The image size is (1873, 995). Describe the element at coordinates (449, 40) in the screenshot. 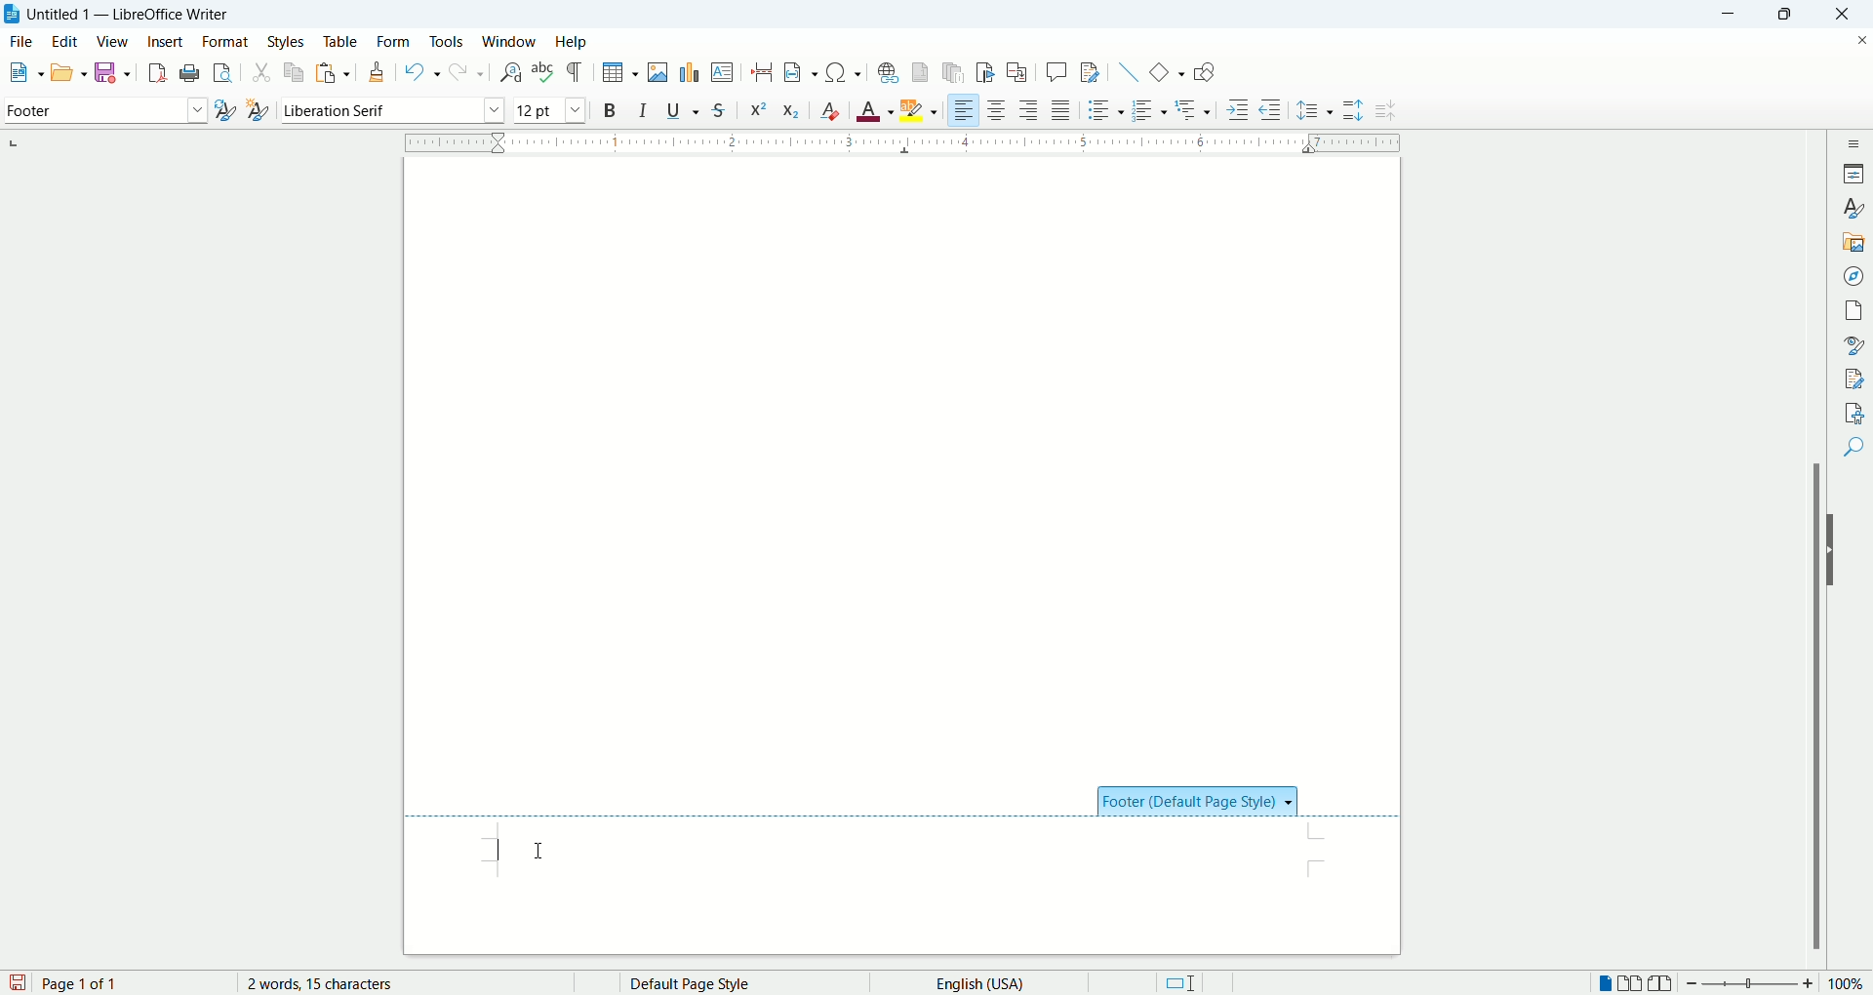

I see `tools` at that location.